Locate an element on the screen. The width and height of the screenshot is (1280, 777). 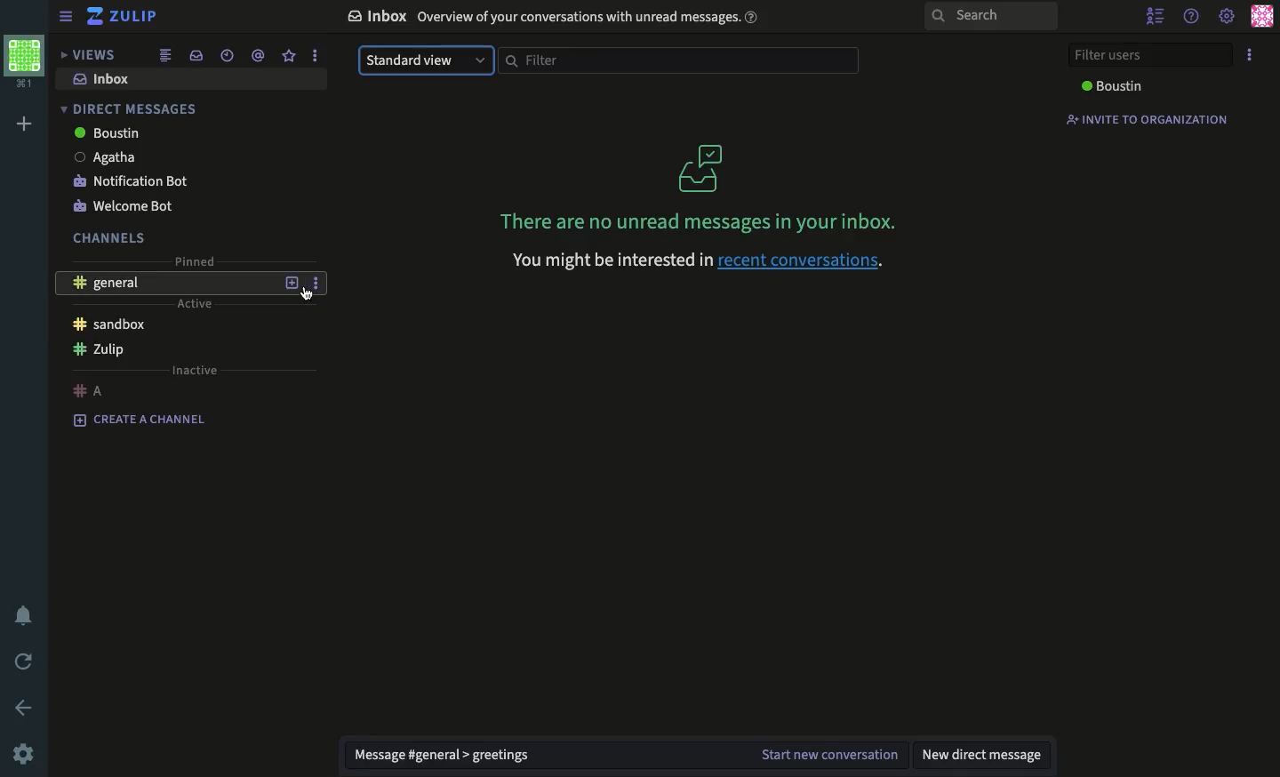
new direct message is located at coordinates (987, 755).